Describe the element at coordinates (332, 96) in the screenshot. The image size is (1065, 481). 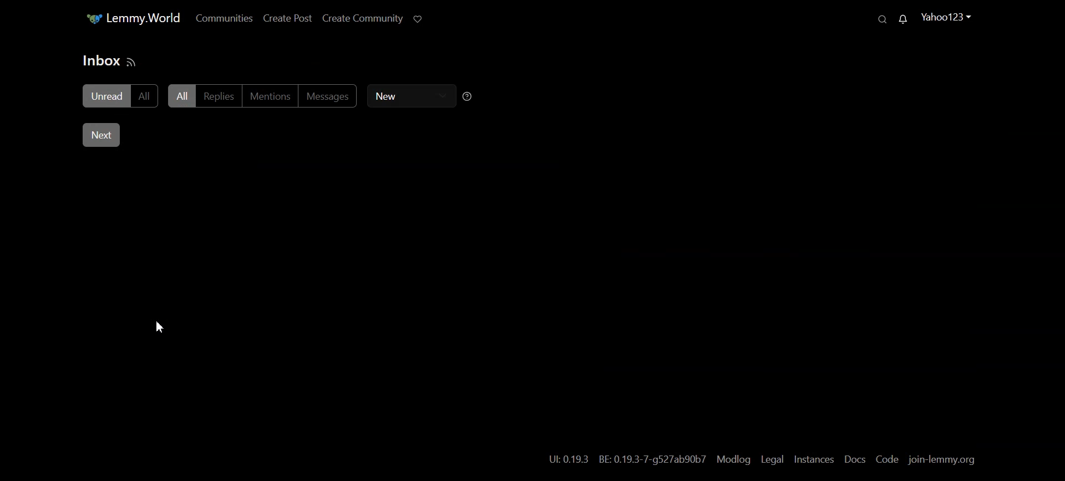
I see `Messages` at that location.